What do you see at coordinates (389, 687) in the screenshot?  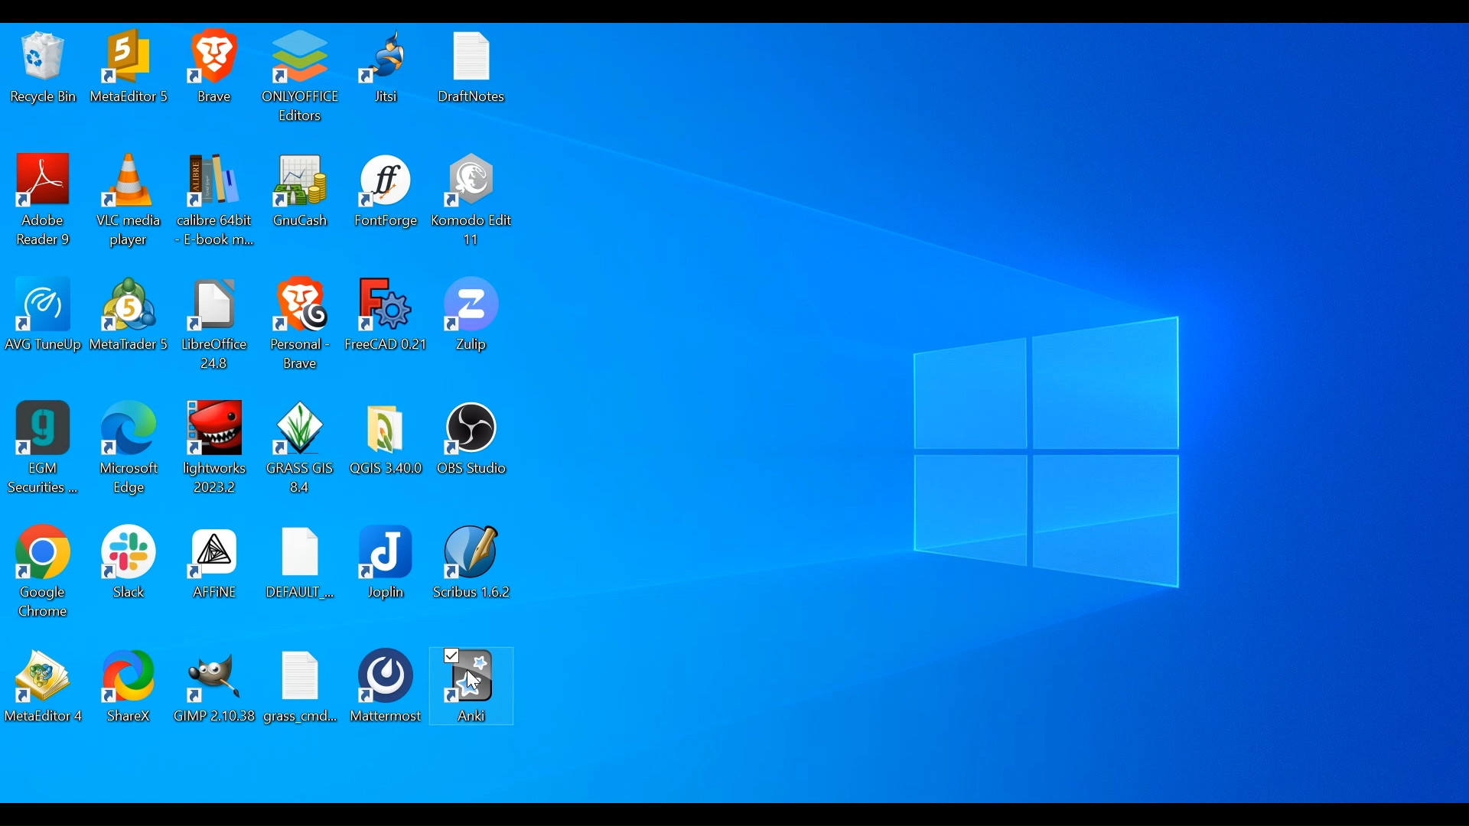 I see `Mattermost Desktop icon` at bounding box center [389, 687].